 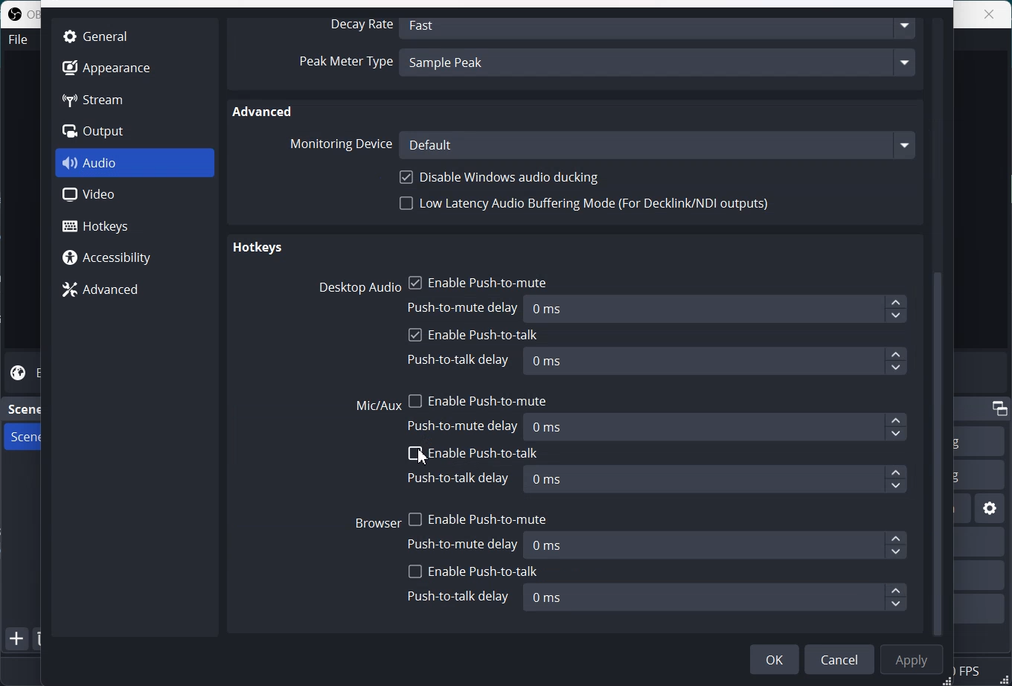 I want to click on OK, so click(x=775, y=659).